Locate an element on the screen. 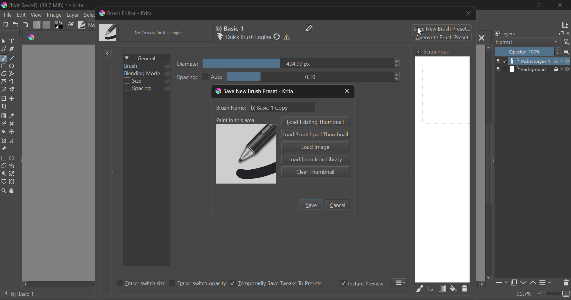  Magnetic Selection is located at coordinates (12, 182).